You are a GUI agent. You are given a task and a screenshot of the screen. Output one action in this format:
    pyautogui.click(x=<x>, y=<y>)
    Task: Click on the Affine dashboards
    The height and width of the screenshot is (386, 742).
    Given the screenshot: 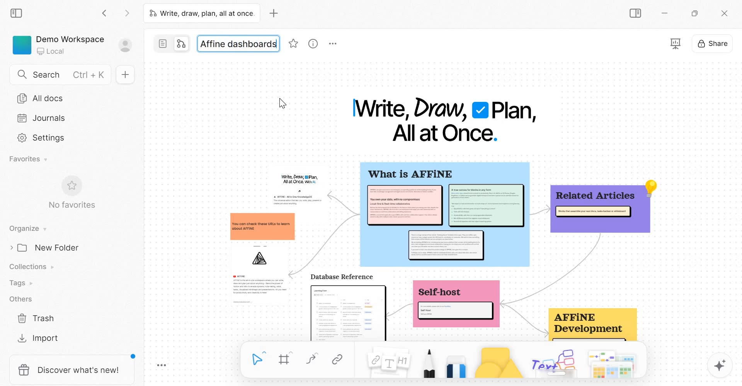 What is the action you would take?
    pyautogui.click(x=240, y=43)
    